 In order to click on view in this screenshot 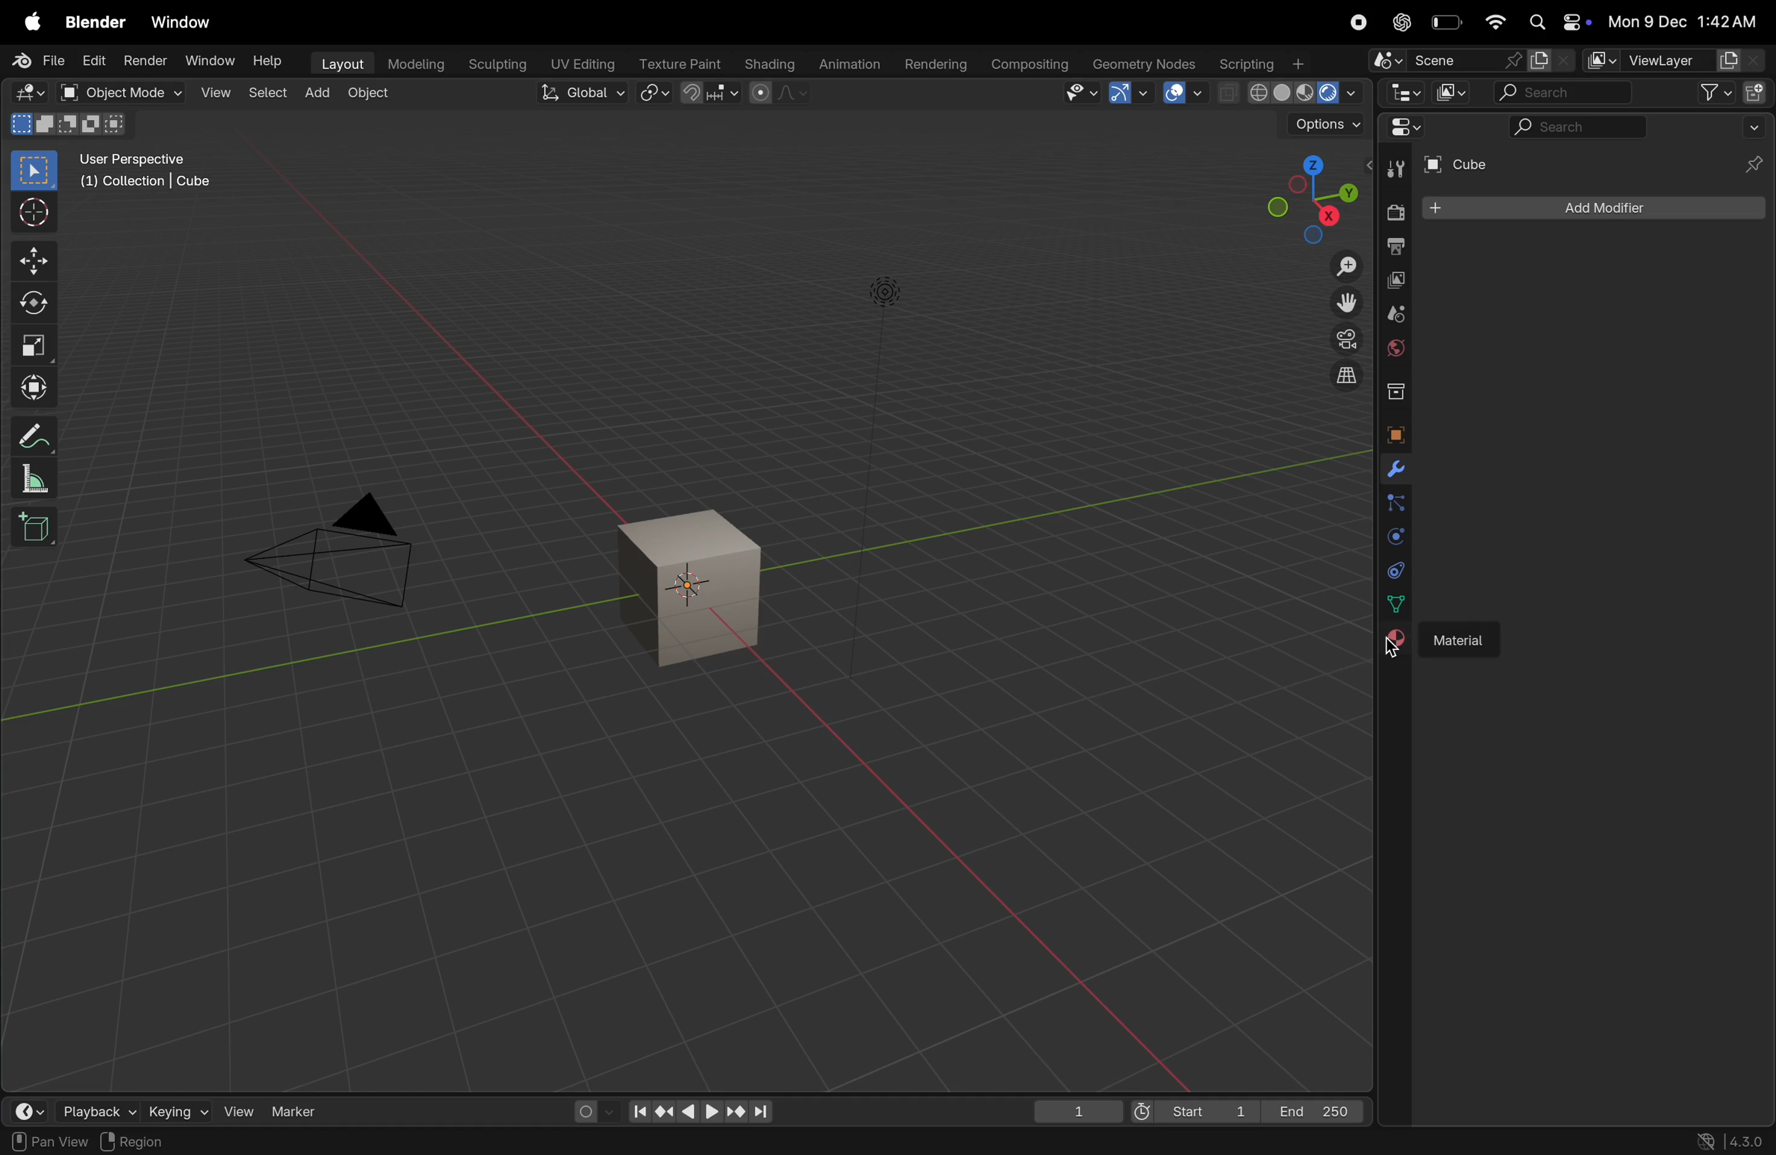, I will do `click(215, 94)`.